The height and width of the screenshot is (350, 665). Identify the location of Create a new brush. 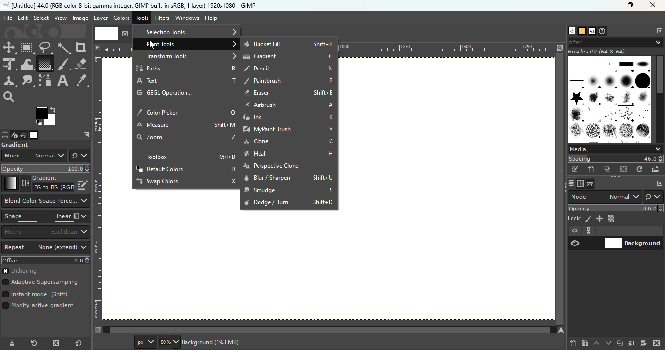
(592, 169).